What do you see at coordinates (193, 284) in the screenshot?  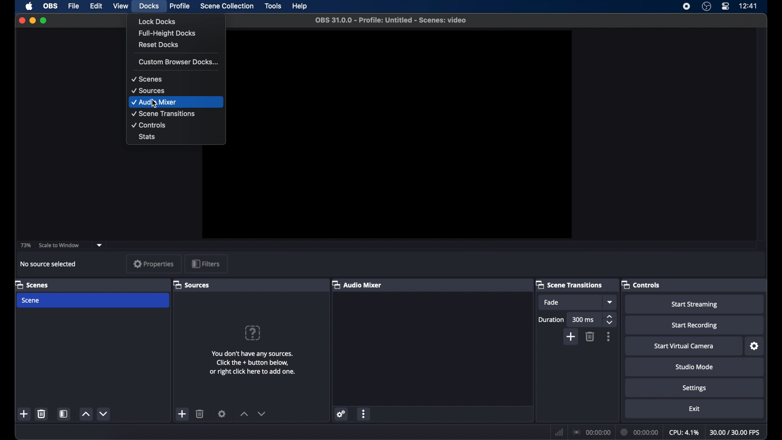 I see `sources` at bounding box center [193, 284].